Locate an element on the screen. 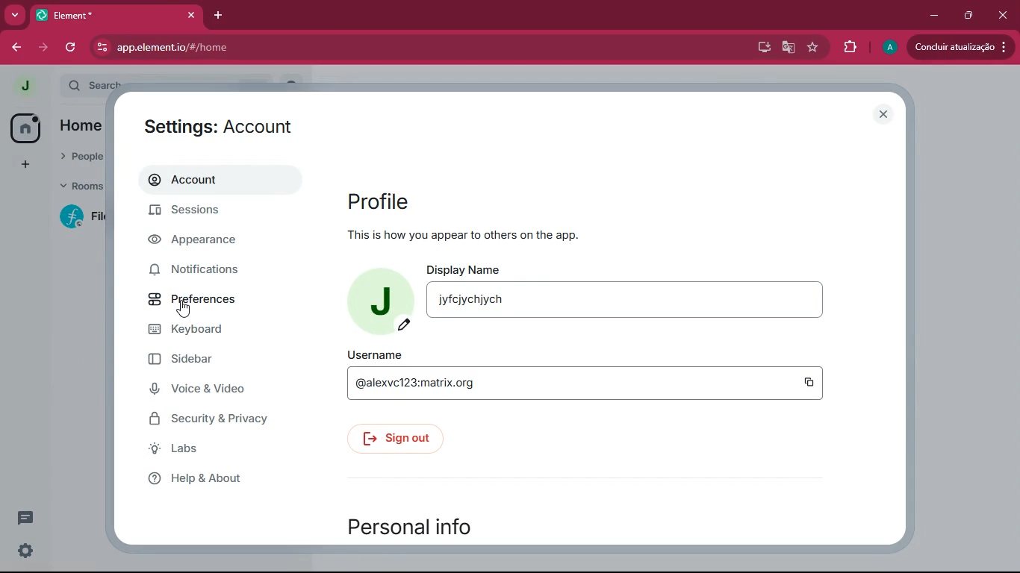 This screenshot has width=1020, height=573. voice is located at coordinates (212, 391).